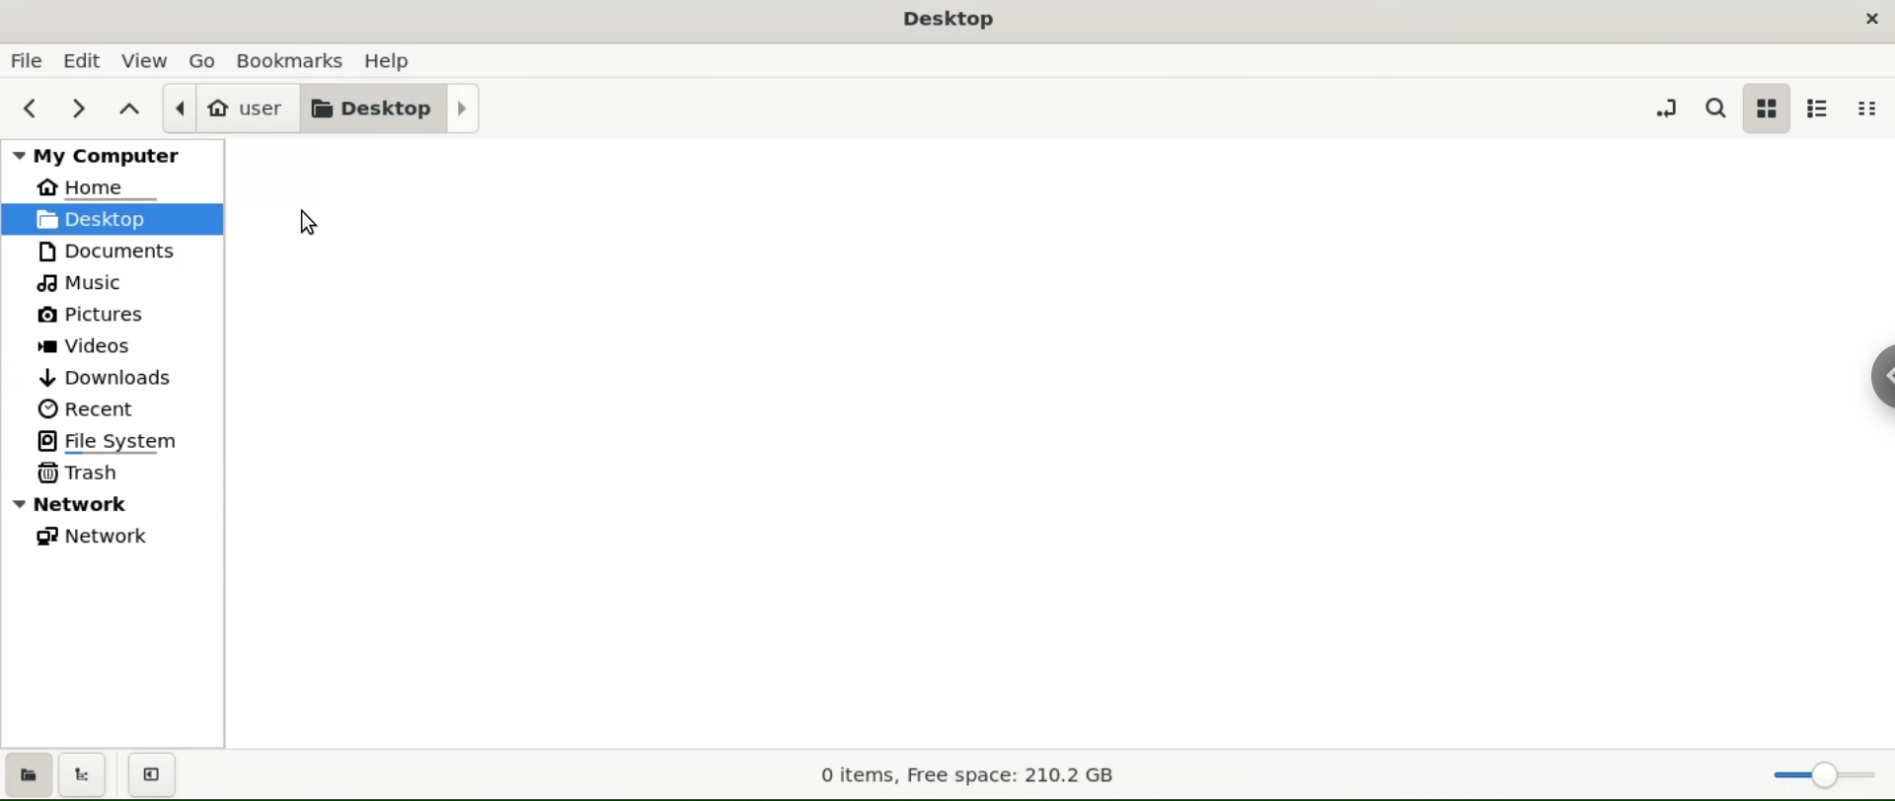 The image size is (1895, 801). I want to click on storage, so click(967, 776).